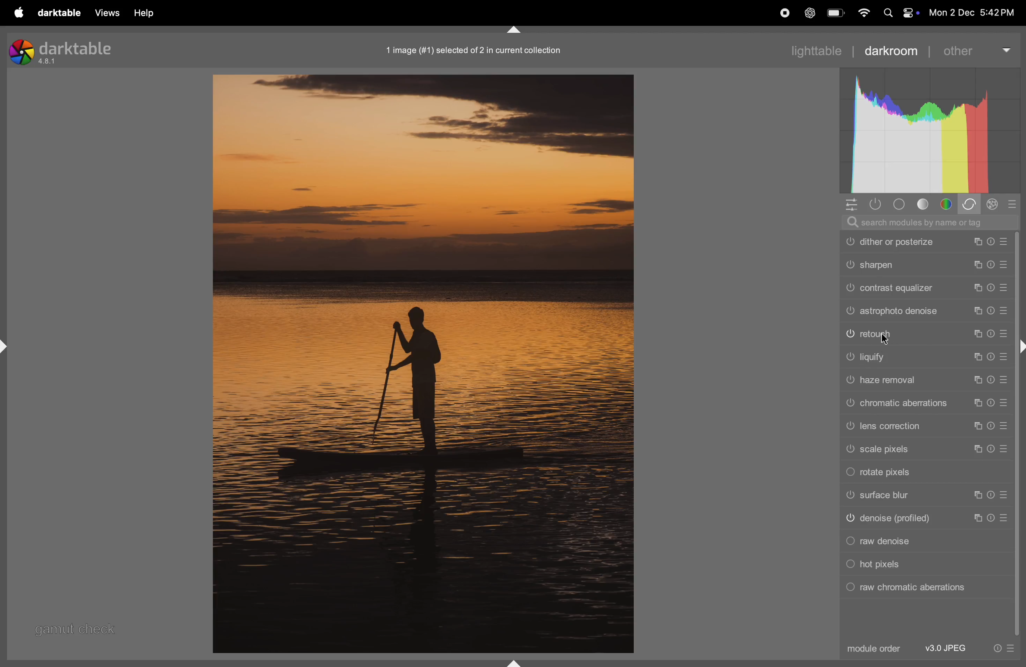 This screenshot has height=667, width=1026. Describe the element at coordinates (879, 204) in the screenshot. I see `show only active modules` at that location.